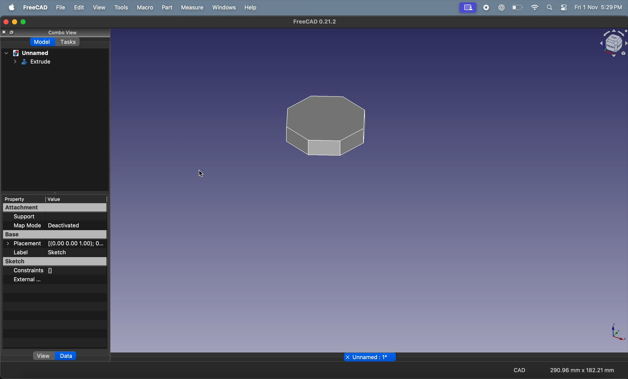  I want to click on 3 D polygon, so click(327, 124).